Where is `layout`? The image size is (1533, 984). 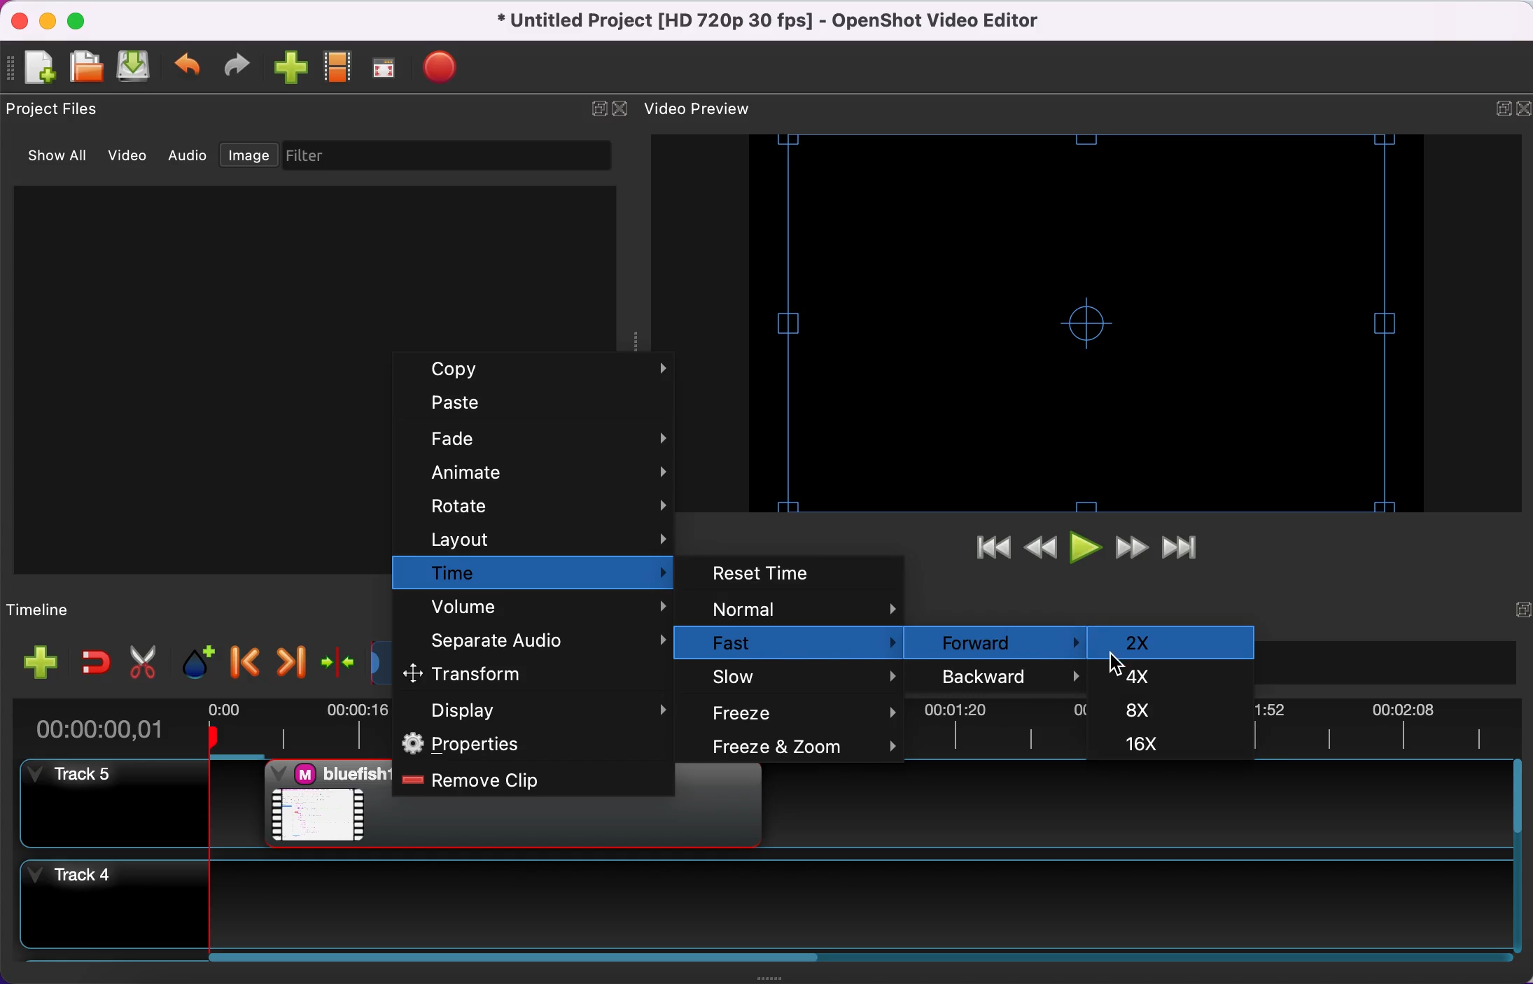
layout is located at coordinates (535, 539).